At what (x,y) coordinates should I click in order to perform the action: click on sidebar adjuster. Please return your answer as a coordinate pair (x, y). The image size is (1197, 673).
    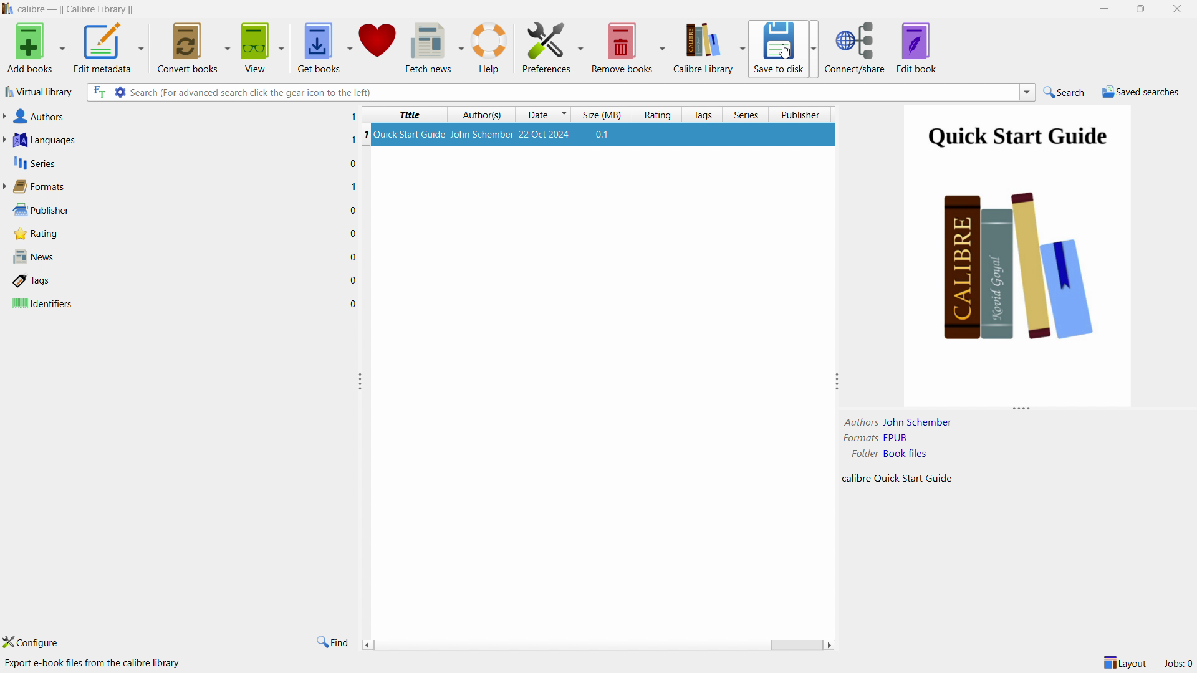
    Looking at the image, I should click on (360, 380).